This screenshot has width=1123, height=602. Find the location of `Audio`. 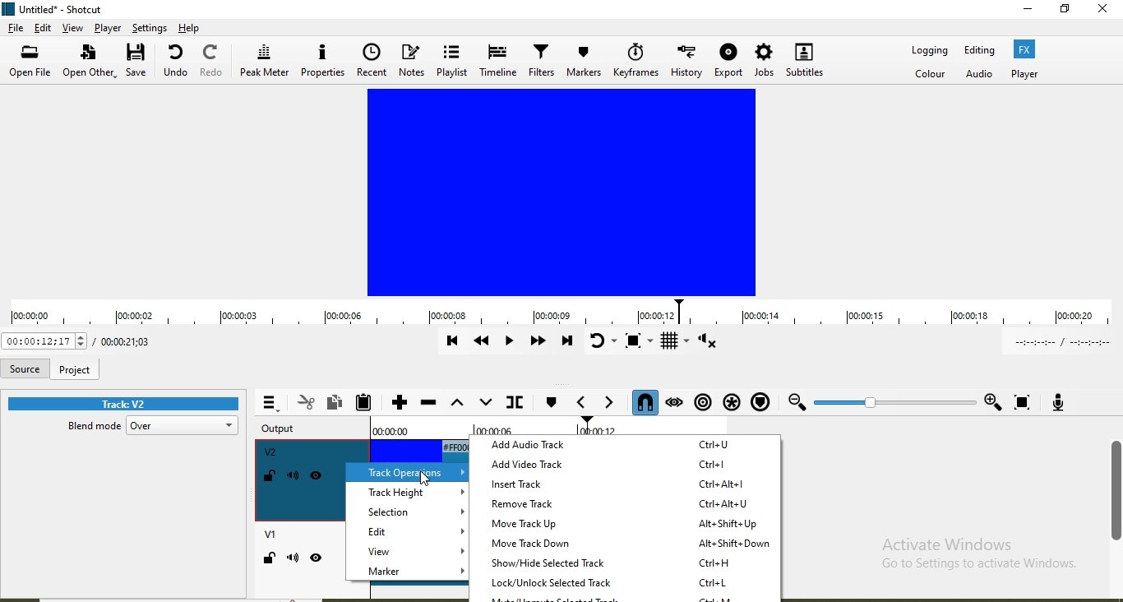

Audio is located at coordinates (978, 72).